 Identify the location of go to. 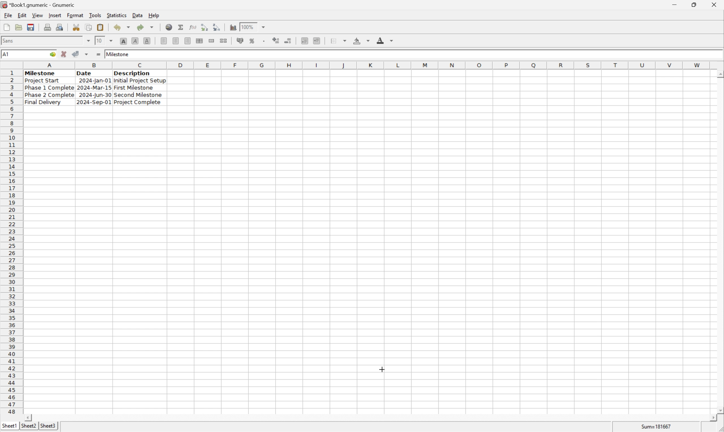
(52, 54).